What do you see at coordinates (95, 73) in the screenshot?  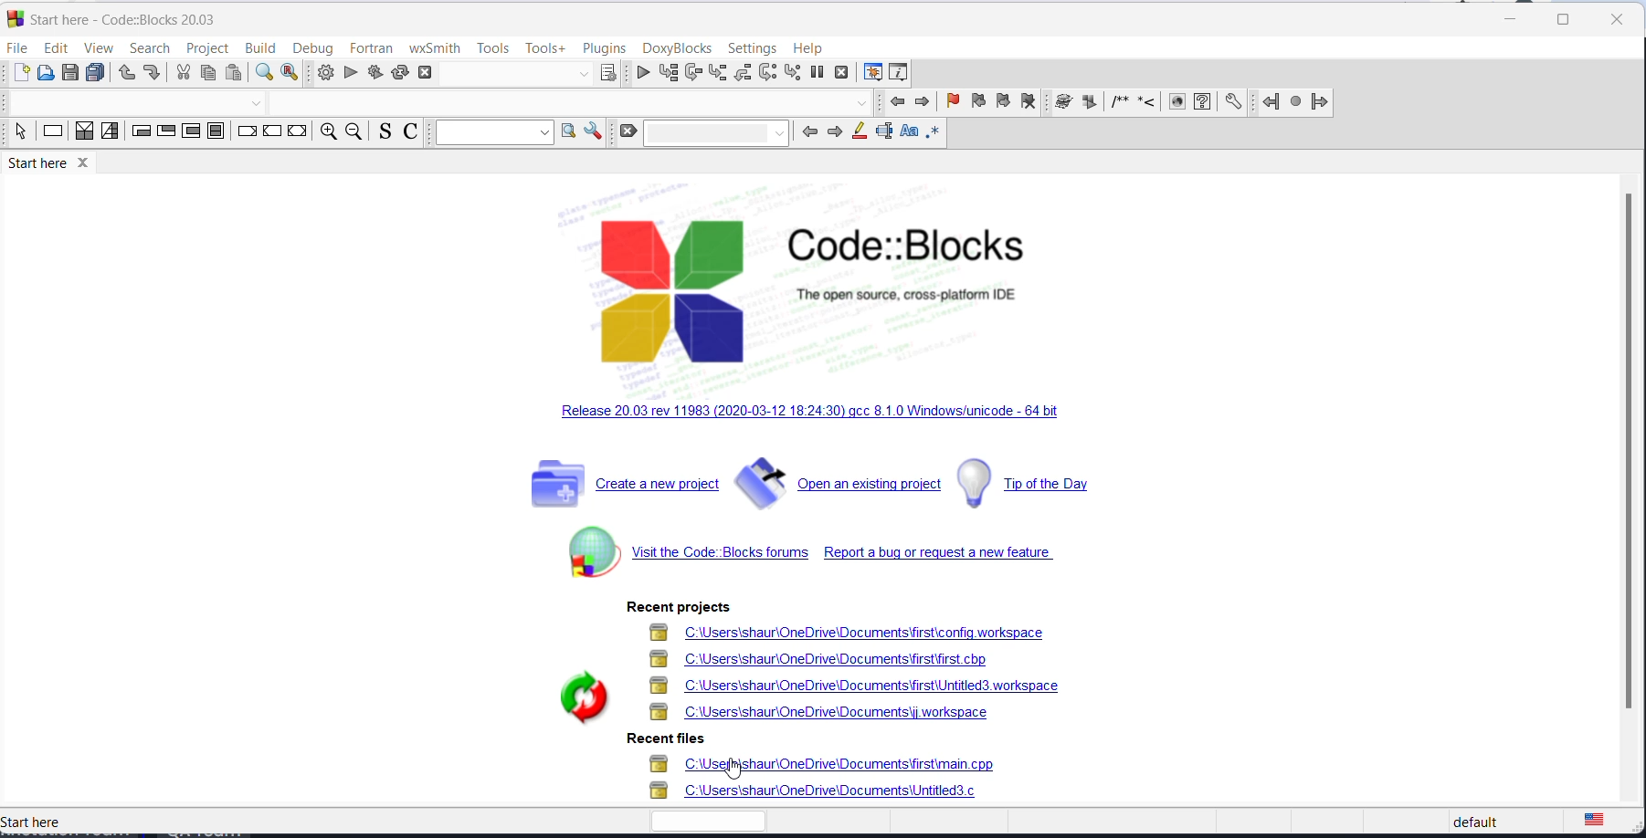 I see `SAVE ALL` at bounding box center [95, 73].